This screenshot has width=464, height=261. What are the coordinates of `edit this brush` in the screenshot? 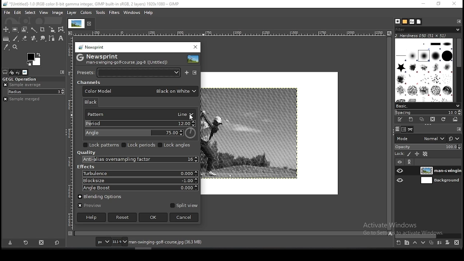 It's located at (400, 120).